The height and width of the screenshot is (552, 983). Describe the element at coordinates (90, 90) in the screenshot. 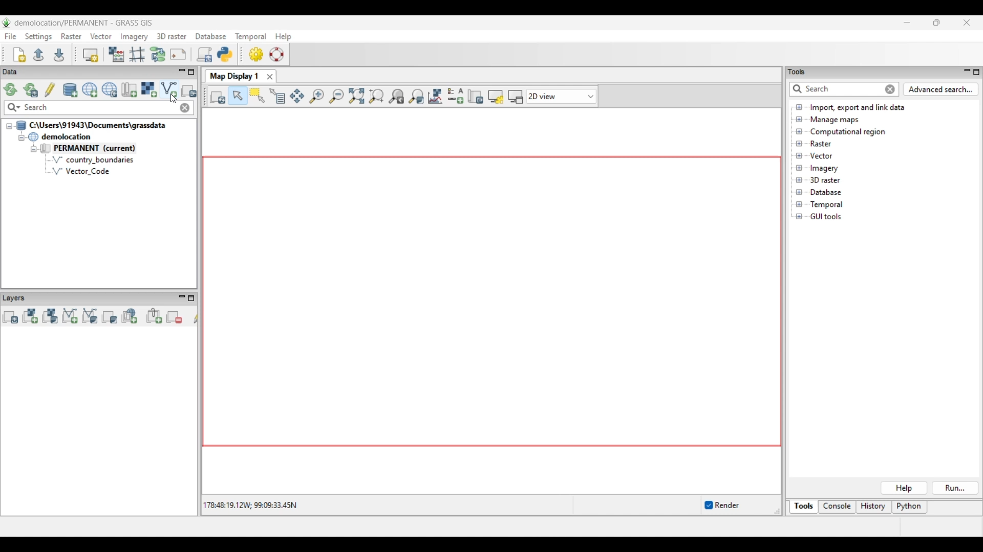

I see `Create new project (location) to current GRASS database` at that location.